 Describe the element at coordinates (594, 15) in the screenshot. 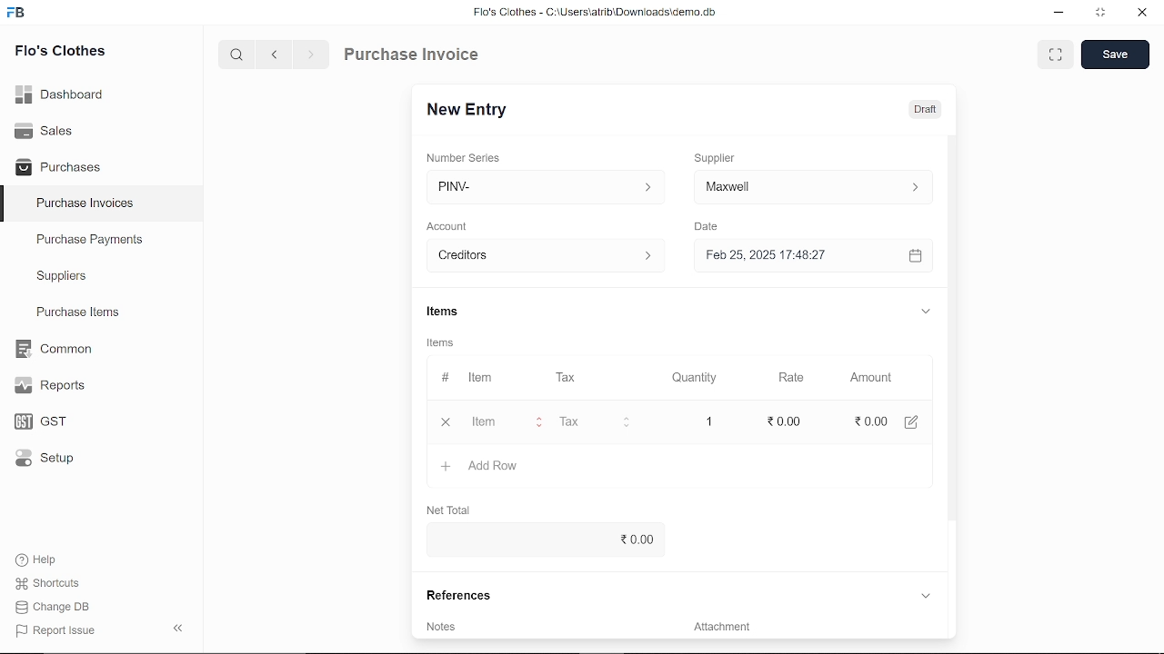

I see `Flo's Clothes - C:\Users\alrib\Downioads'cemo.db.` at that location.